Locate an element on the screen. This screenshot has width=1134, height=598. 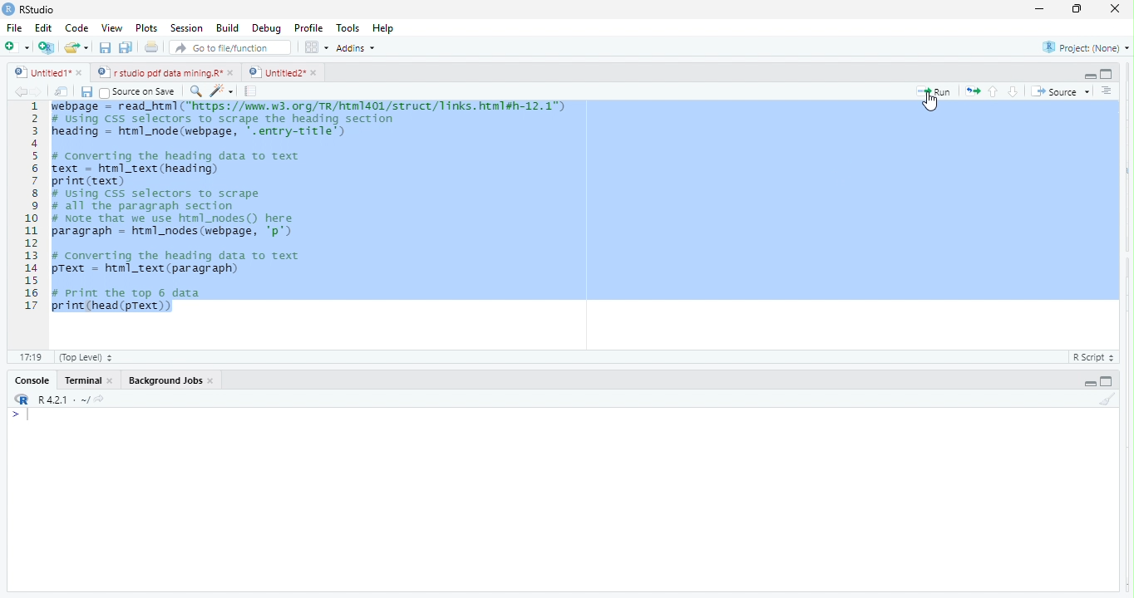
hide console is located at coordinates (1105, 381).